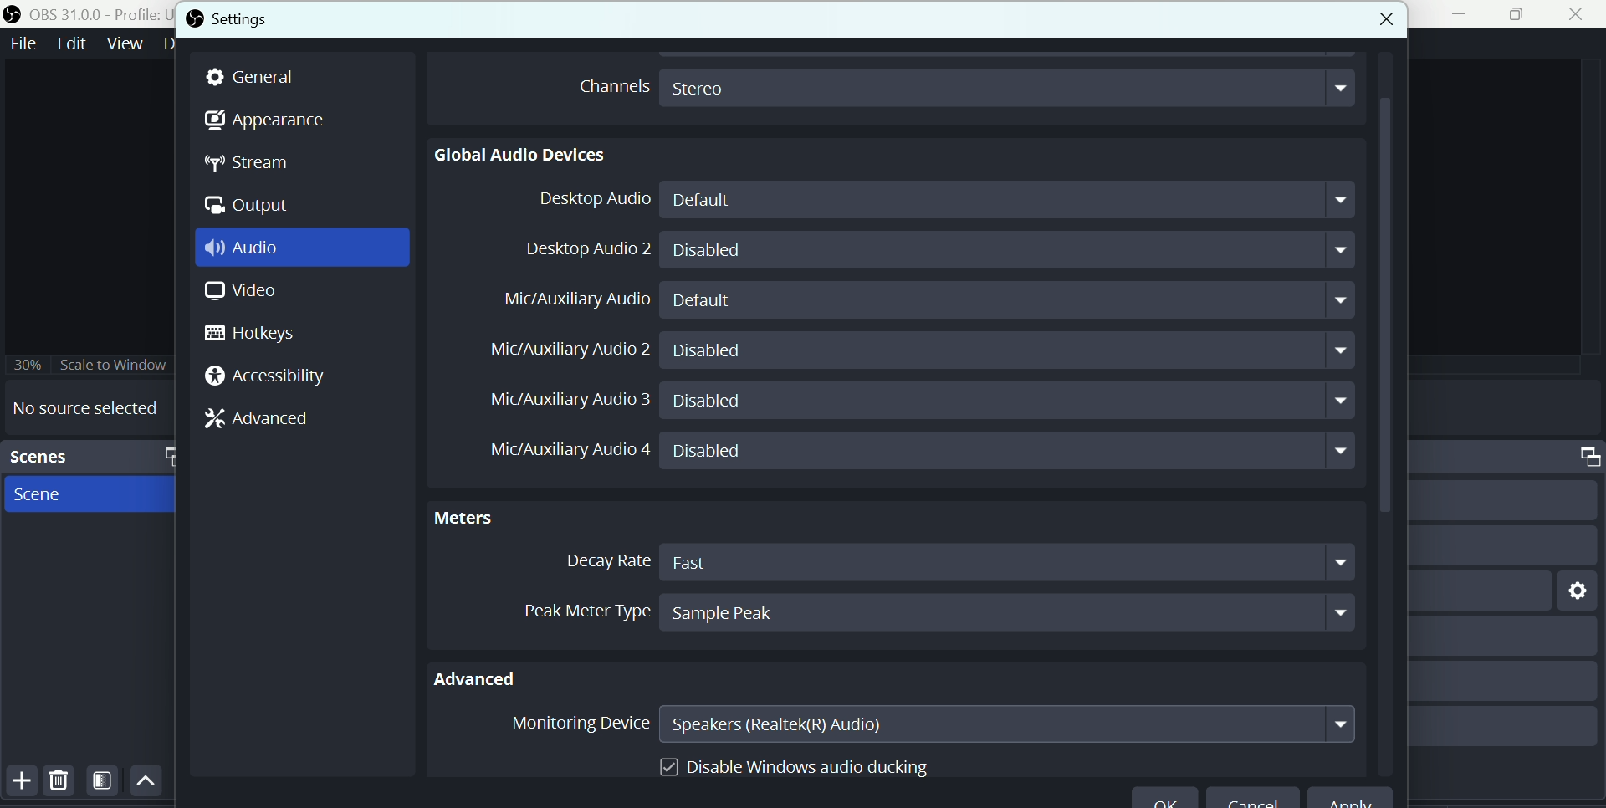 This screenshot has width=1606, height=808. Describe the element at coordinates (1010, 402) in the screenshot. I see `Disabled` at that location.